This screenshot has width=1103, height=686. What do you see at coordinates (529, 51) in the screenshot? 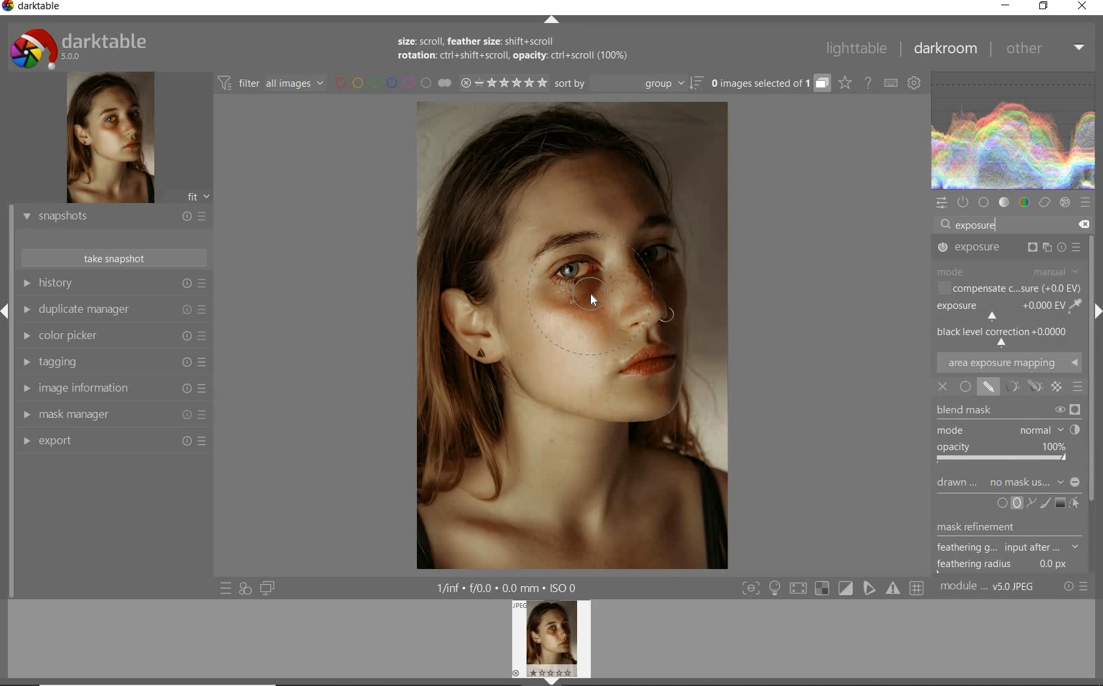
I see `size: scroll, feather size: shift+scroll
rotation: ctrl+shift+scroll, opacity: ctrl+scroll (100%)` at bounding box center [529, 51].